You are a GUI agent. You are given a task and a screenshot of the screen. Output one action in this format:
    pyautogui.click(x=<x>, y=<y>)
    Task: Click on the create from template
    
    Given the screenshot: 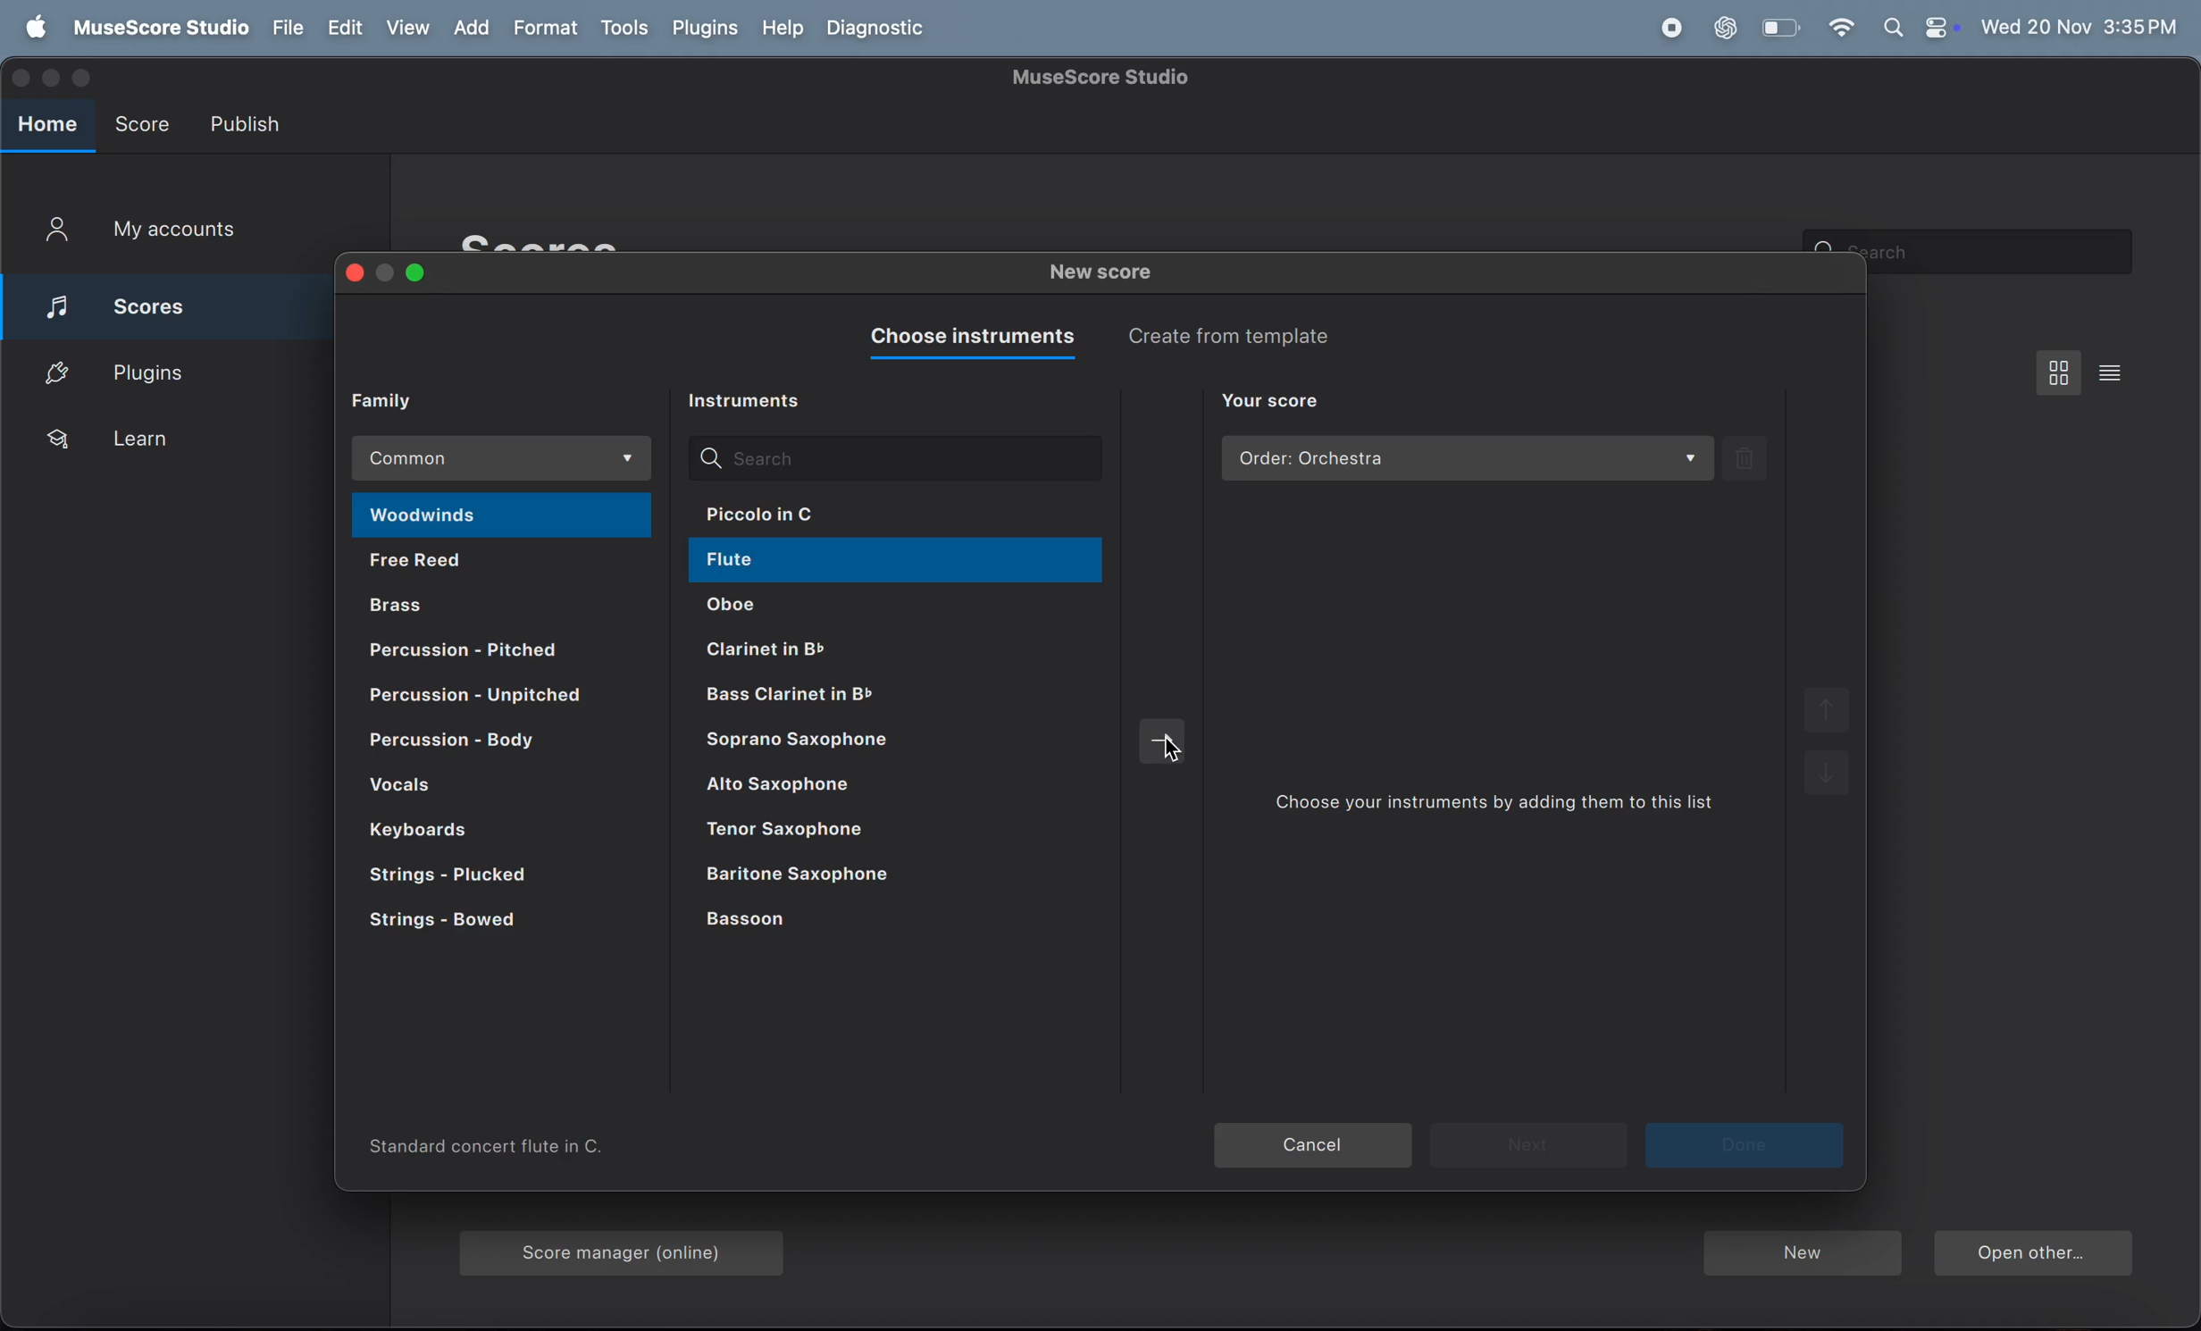 What is the action you would take?
    pyautogui.click(x=1242, y=335)
    